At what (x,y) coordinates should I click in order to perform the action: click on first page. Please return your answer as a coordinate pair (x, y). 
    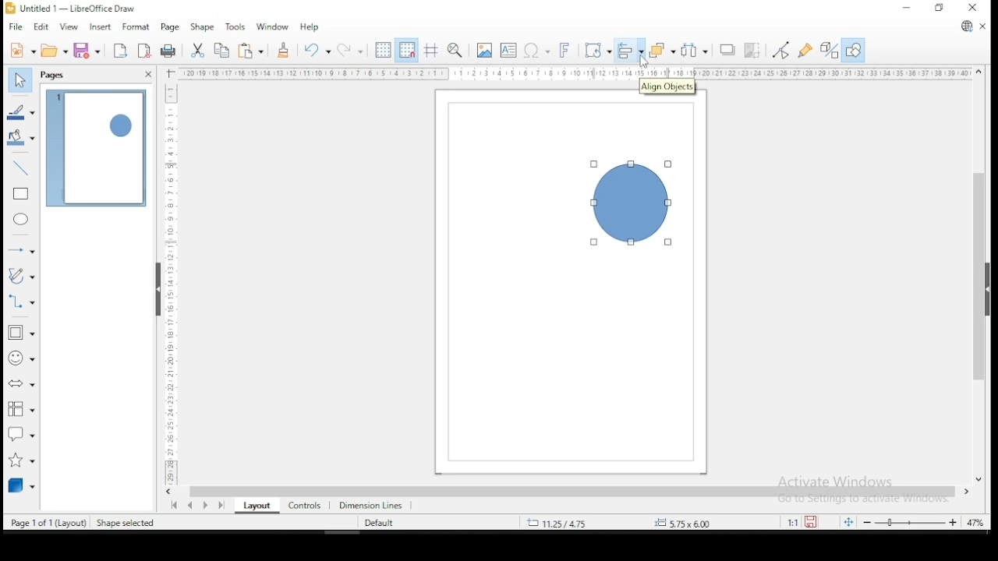
    Looking at the image, I should click on (172, 506).